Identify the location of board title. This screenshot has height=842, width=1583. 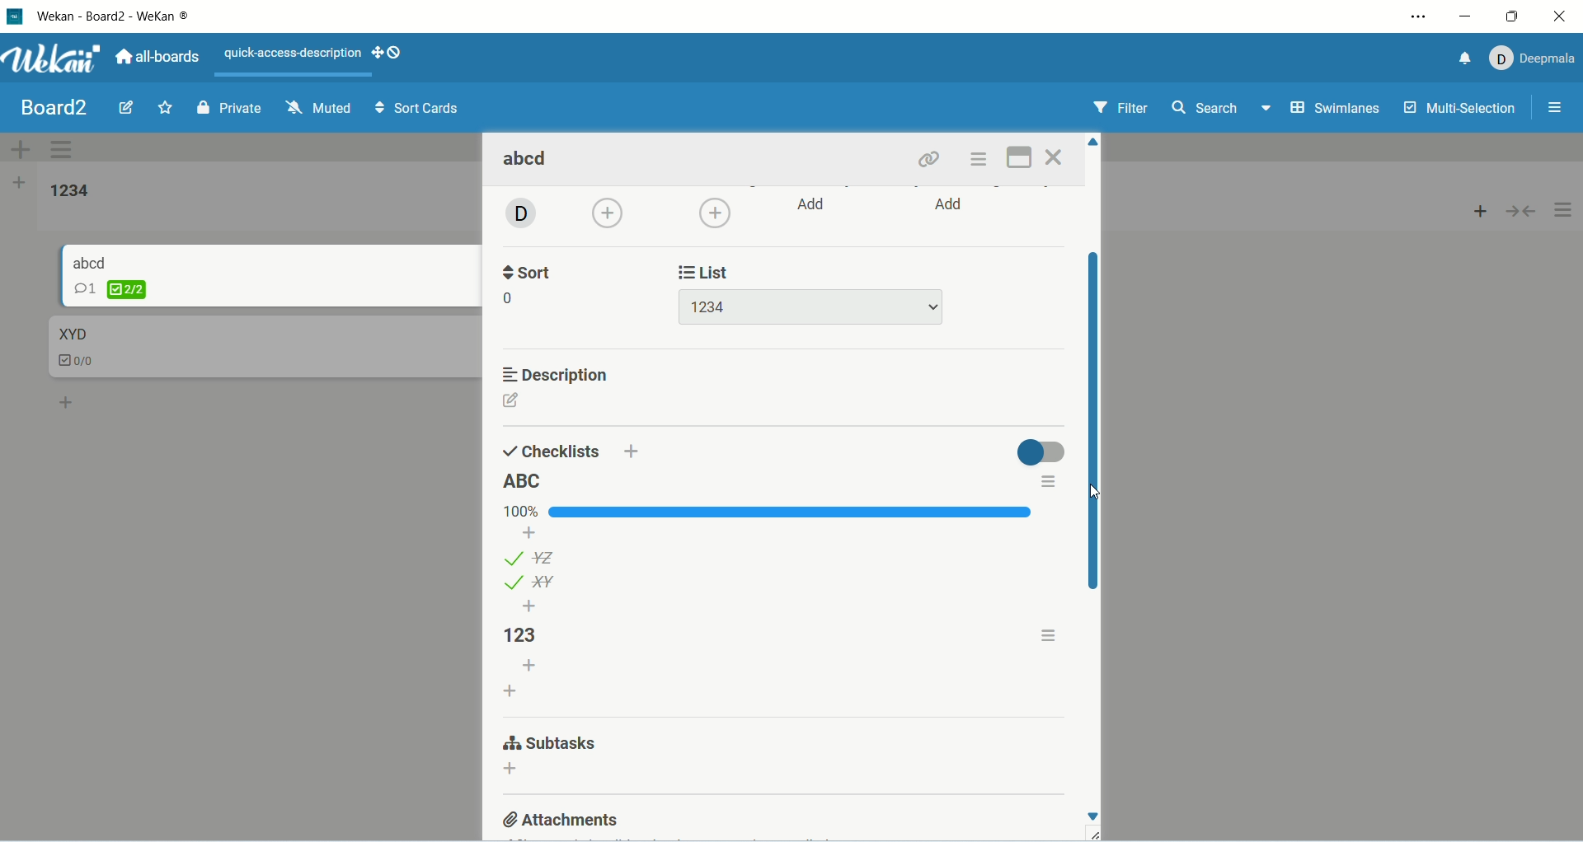
(50, 107).